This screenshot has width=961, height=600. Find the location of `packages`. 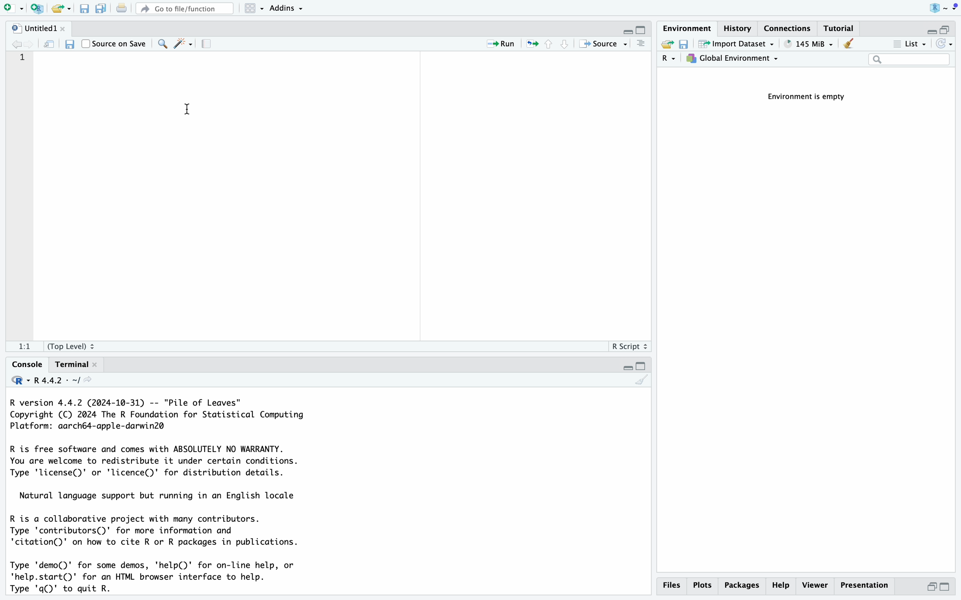

packages is located at coordinates (741, 587).